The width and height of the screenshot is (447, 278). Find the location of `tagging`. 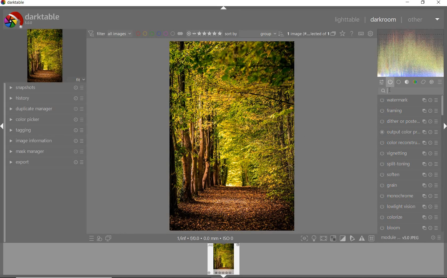

tagging is located at coordinates (46, 131).